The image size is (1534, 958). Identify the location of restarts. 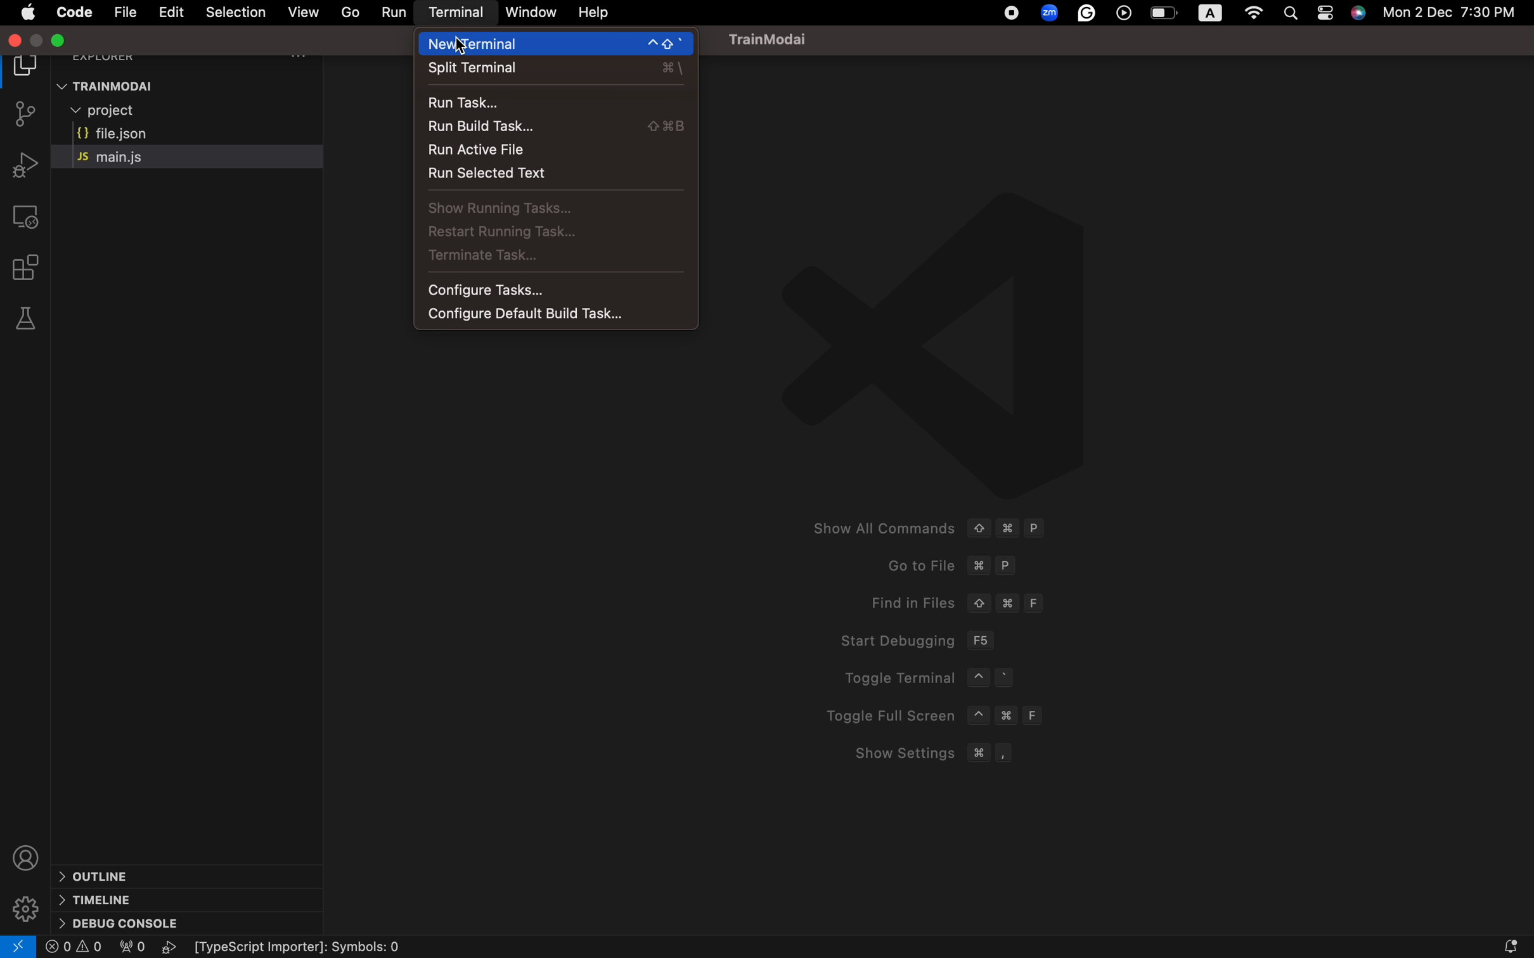
(543, 234).